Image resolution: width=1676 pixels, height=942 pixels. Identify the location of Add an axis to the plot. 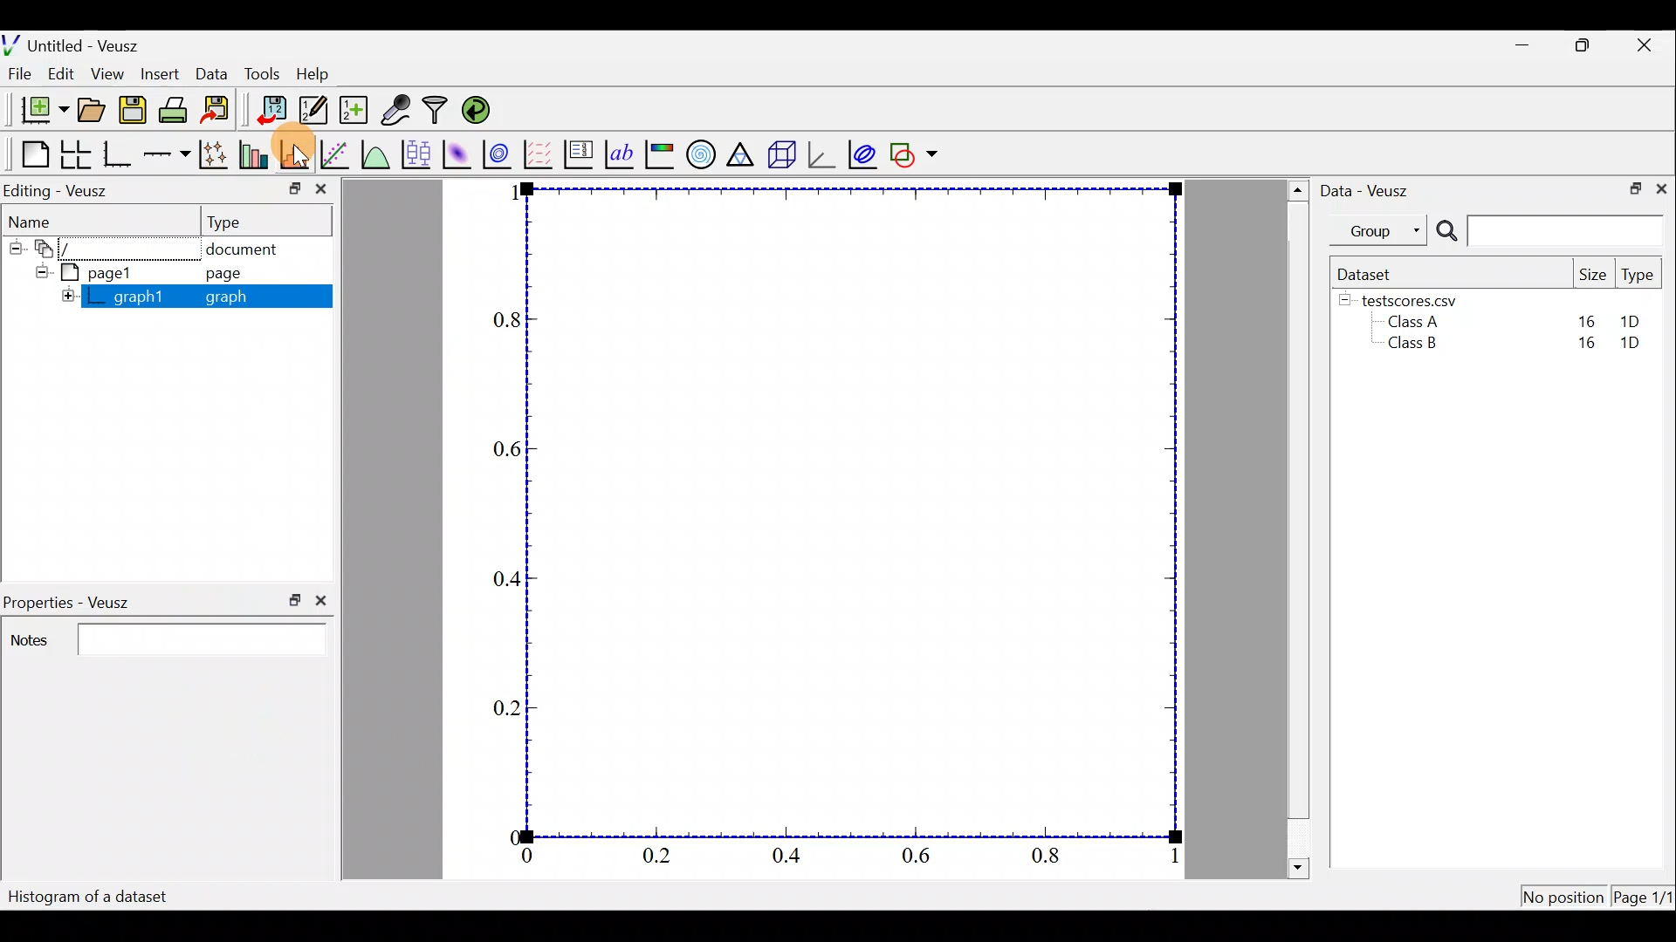
(166, 155).